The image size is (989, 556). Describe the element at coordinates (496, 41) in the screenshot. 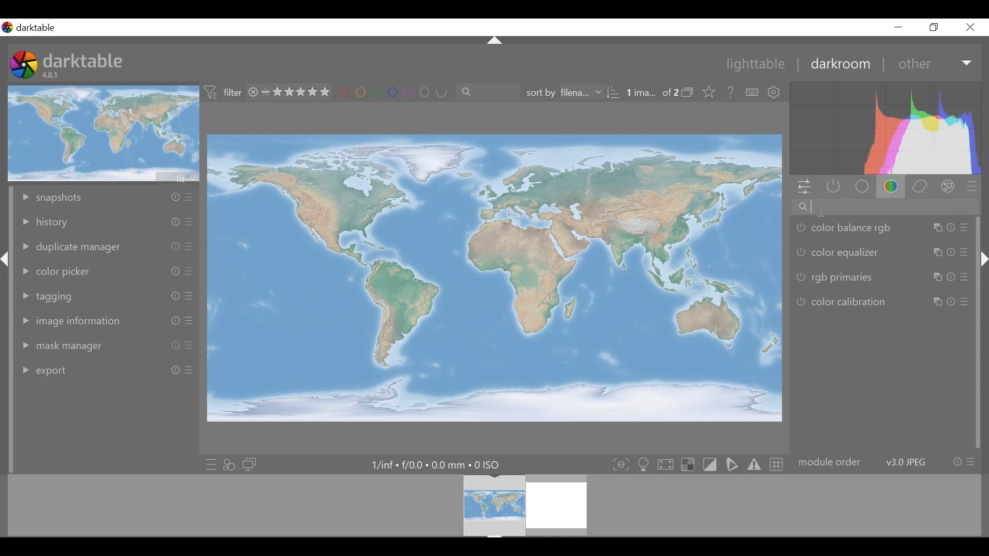

I see `hide` at that location.